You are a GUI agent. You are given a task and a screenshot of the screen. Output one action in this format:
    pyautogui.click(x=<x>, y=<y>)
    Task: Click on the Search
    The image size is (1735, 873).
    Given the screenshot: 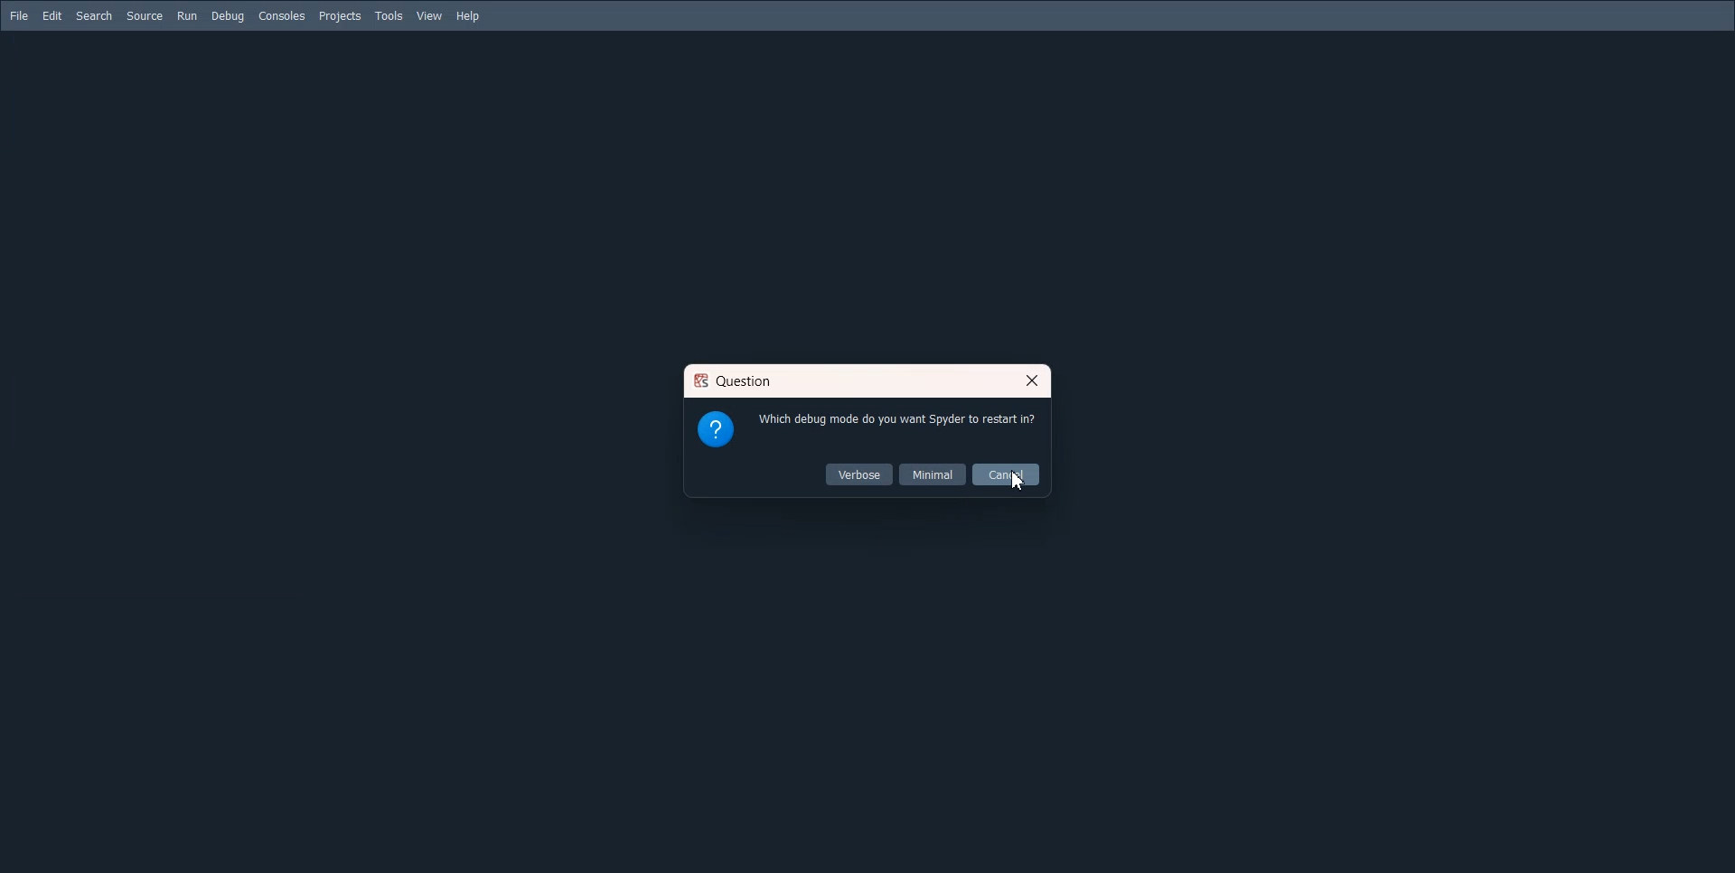 What is the action you would take?
    pyautogui.click(x=94, y=16)
    